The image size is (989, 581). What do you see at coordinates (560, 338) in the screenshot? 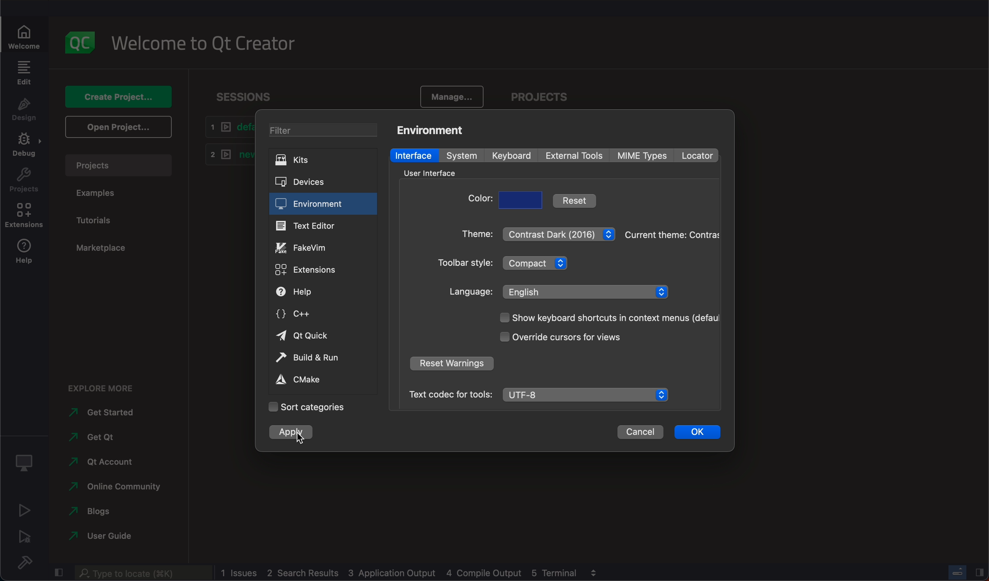
I see `cursor` at bounding box center [560, 338].